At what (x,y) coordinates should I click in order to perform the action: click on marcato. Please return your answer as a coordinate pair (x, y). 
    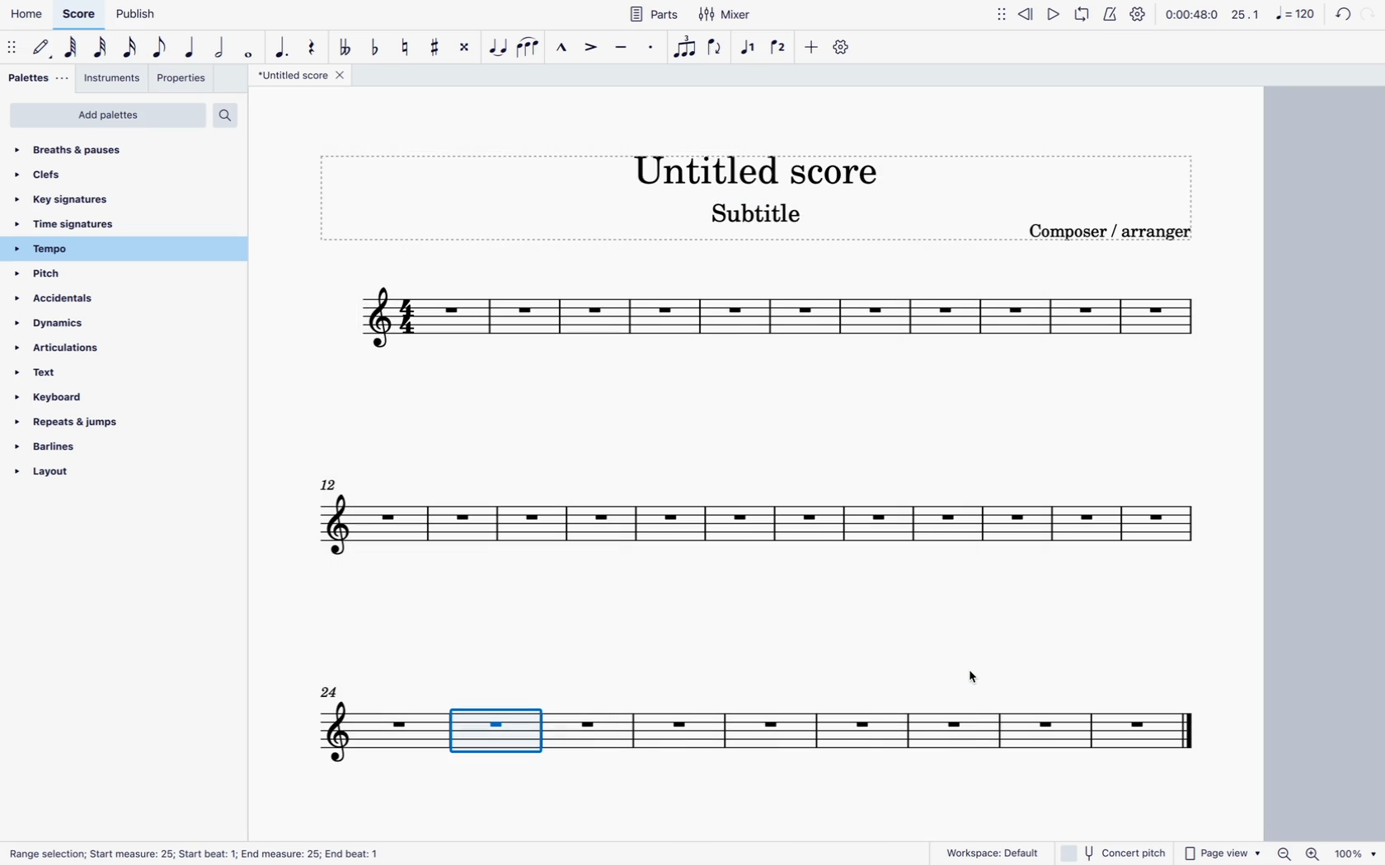
    Looking at the image, I should click on (563, 48).